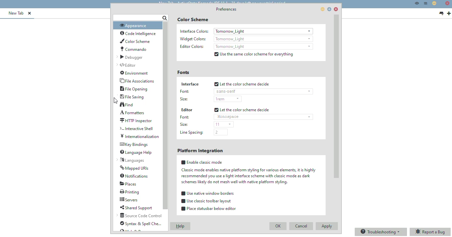 The width and height of the screenshot is (452, 237). What do you see at coordinates (134, 73) in the screenshot?
I see `environment` at bounding box center [134, 73].